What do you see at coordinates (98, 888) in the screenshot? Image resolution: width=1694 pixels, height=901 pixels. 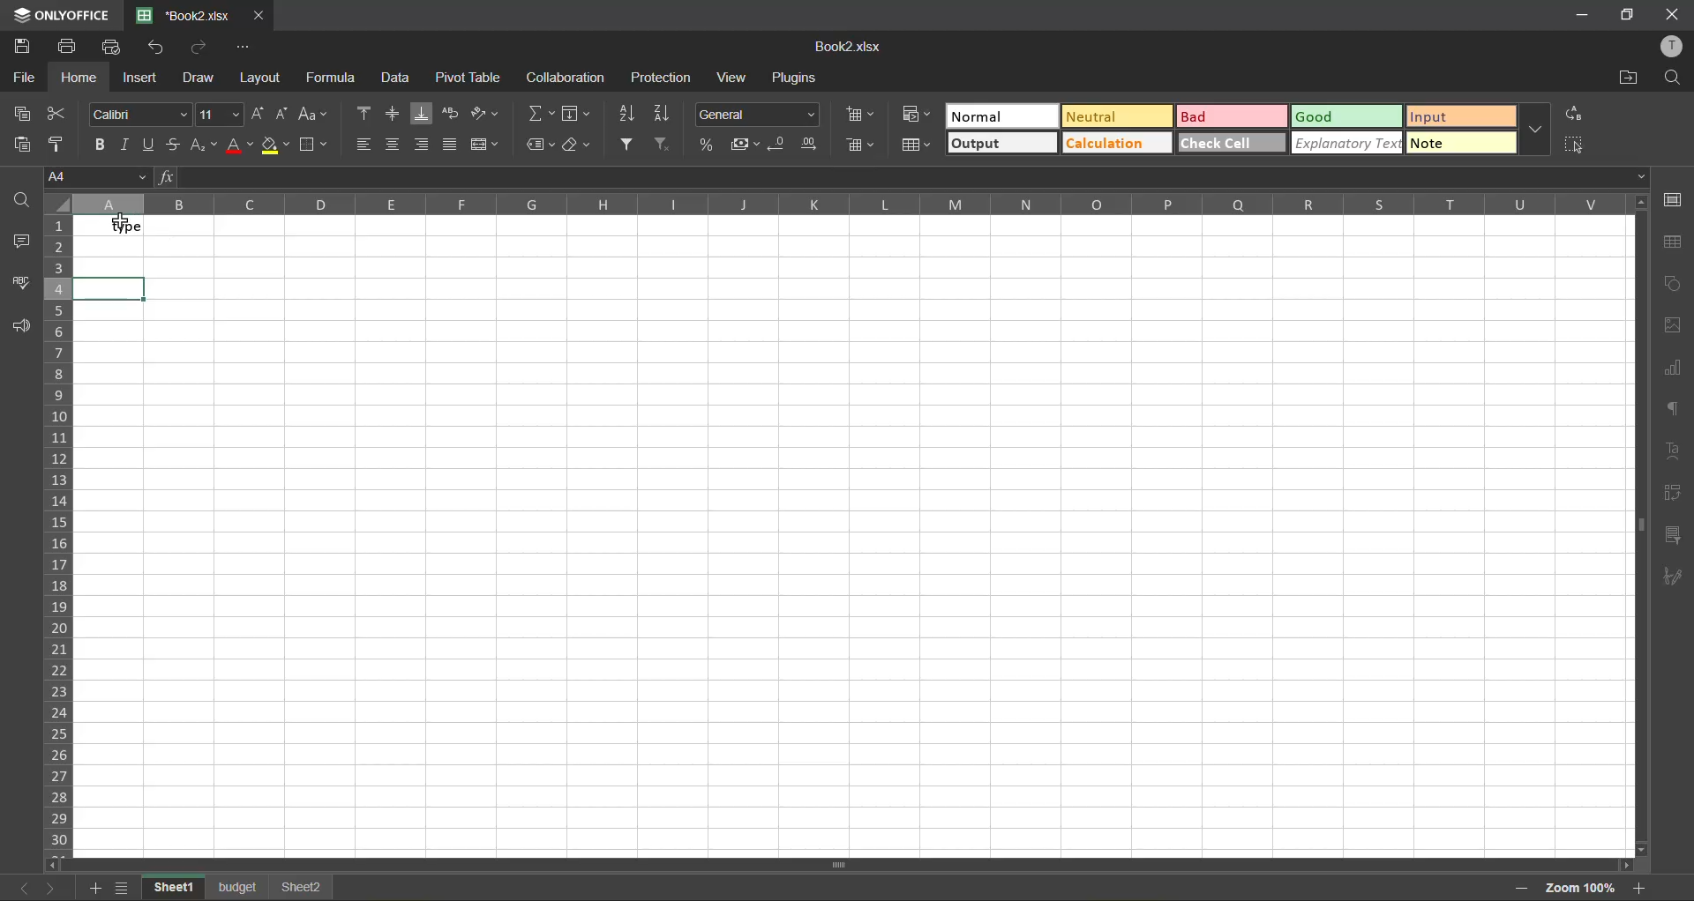 I see `add sheet` at bounding box center [98, 888].